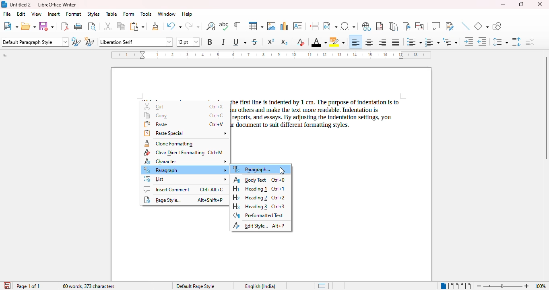 Image resolution: width=549 pixels, height=290 pixels. I want to click on zoom slider, so click(504, 286).